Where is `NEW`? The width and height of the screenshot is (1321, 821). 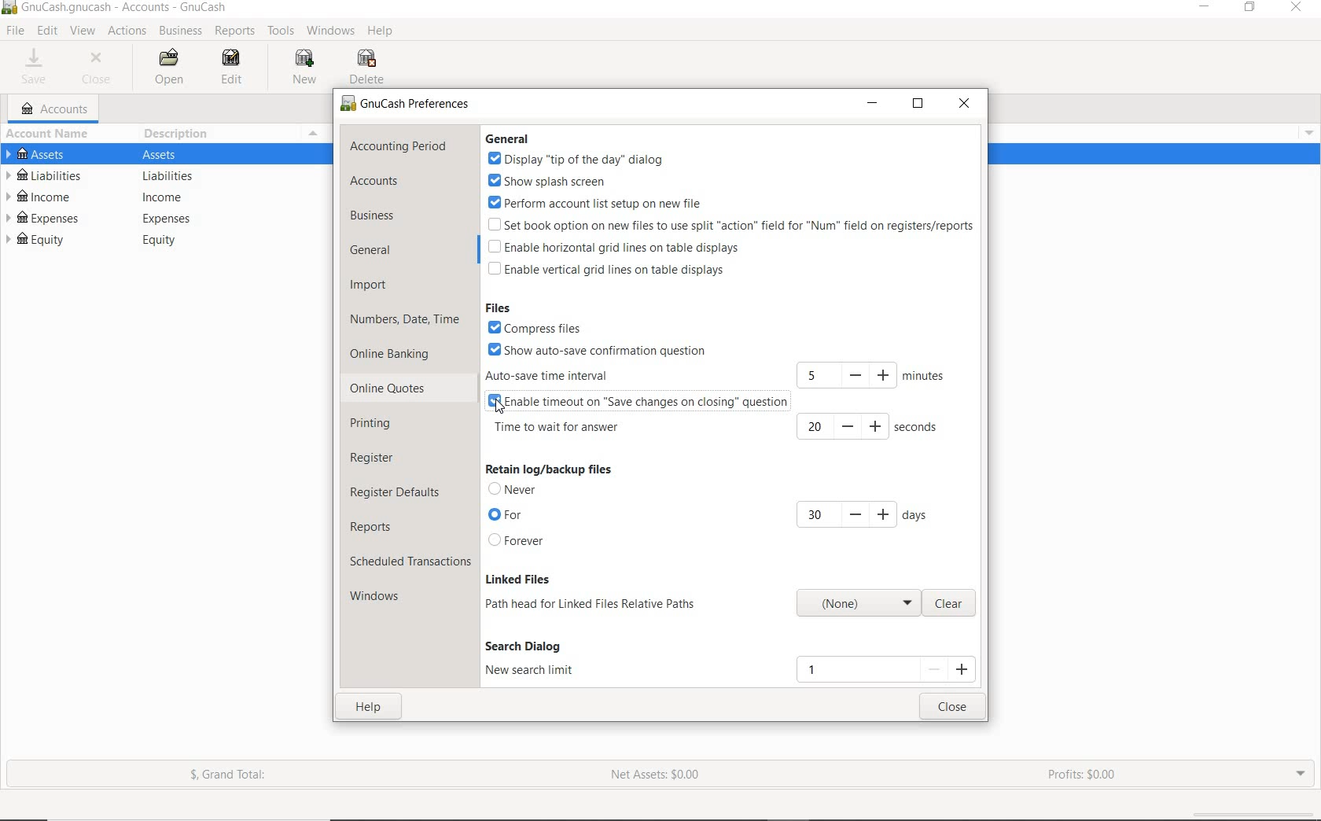
NEW is located at coordinates (308, 68).